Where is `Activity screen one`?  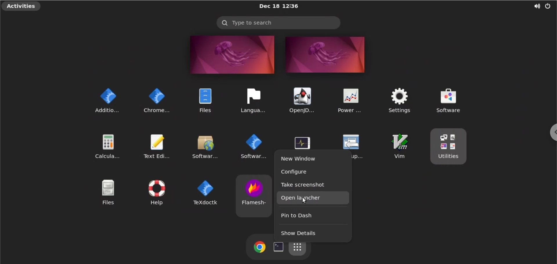
Activity screen one is located at coordinates (229, 55).